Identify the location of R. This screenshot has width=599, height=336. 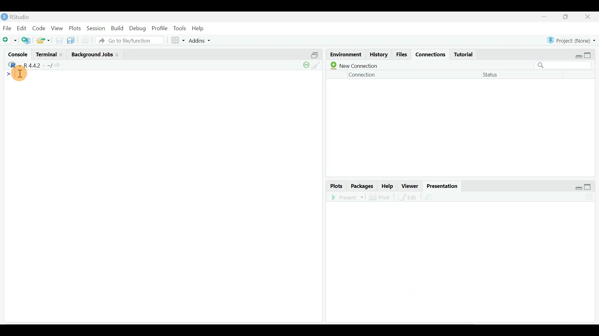
(13, 64).